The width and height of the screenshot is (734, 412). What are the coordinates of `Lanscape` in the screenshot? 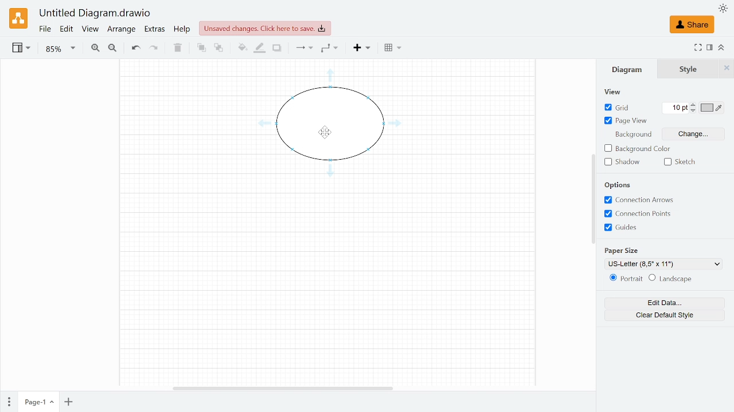 It's located at (673, 279).